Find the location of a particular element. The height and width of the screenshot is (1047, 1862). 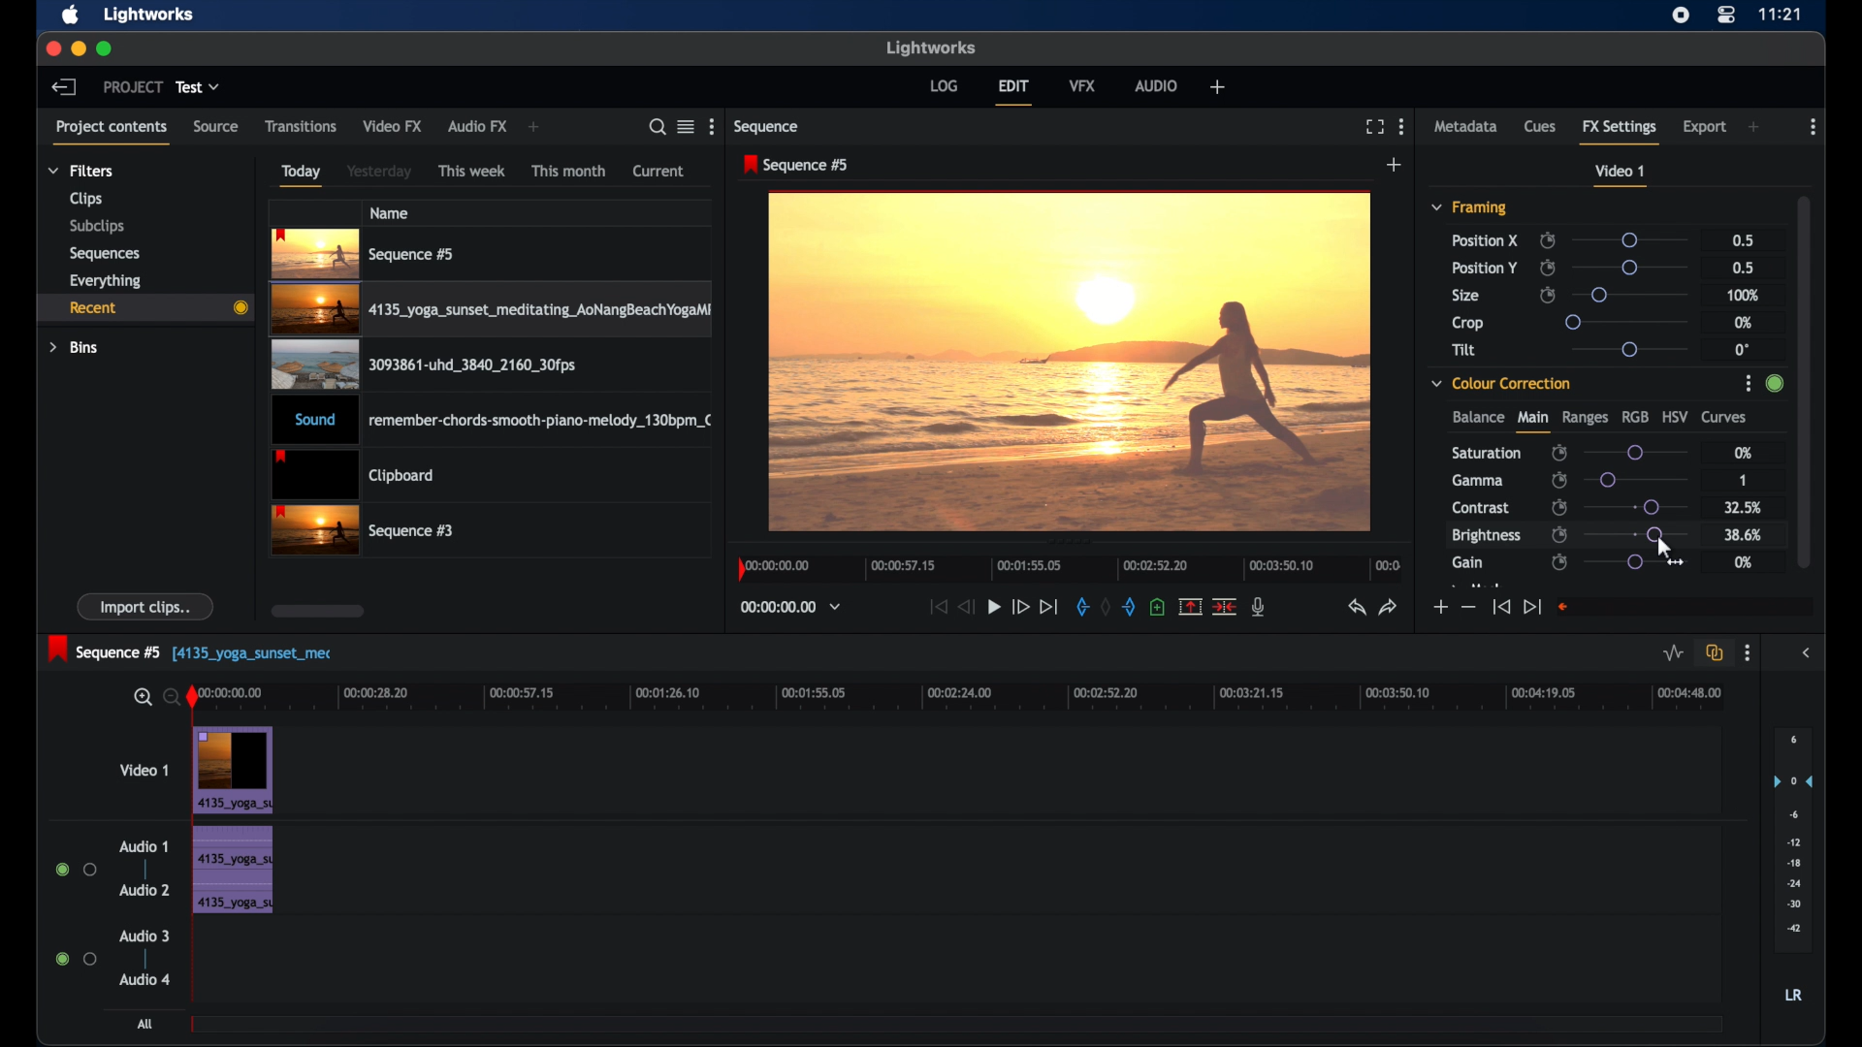

empty field is located at coordinates (1684, 607).